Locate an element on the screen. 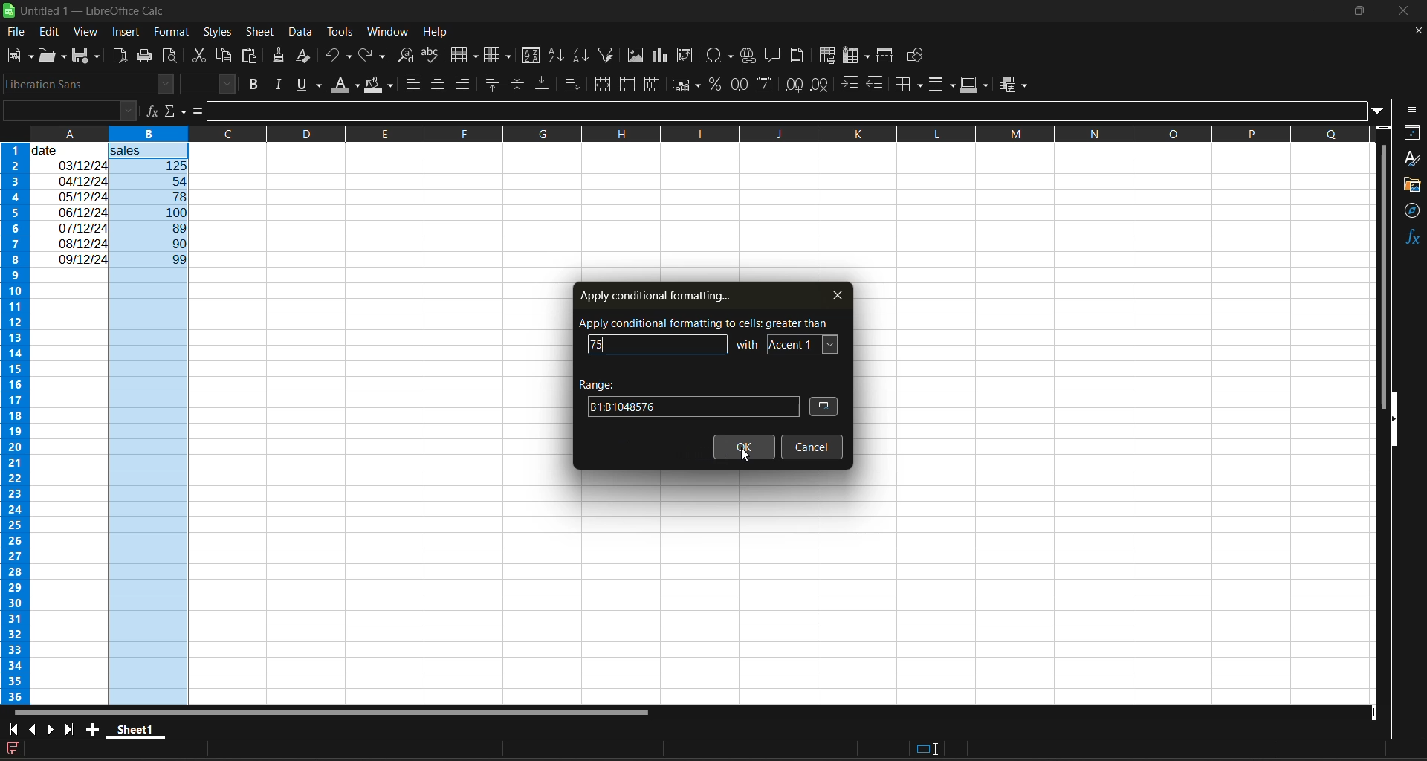  help is located at coordinates (436, 31).